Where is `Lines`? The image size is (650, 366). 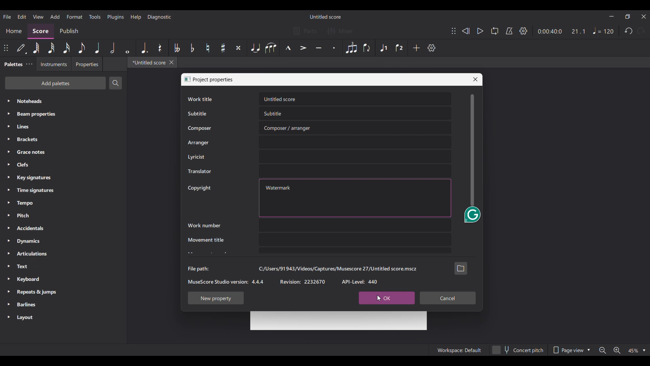
Lines is located at coordinates (63, 127).